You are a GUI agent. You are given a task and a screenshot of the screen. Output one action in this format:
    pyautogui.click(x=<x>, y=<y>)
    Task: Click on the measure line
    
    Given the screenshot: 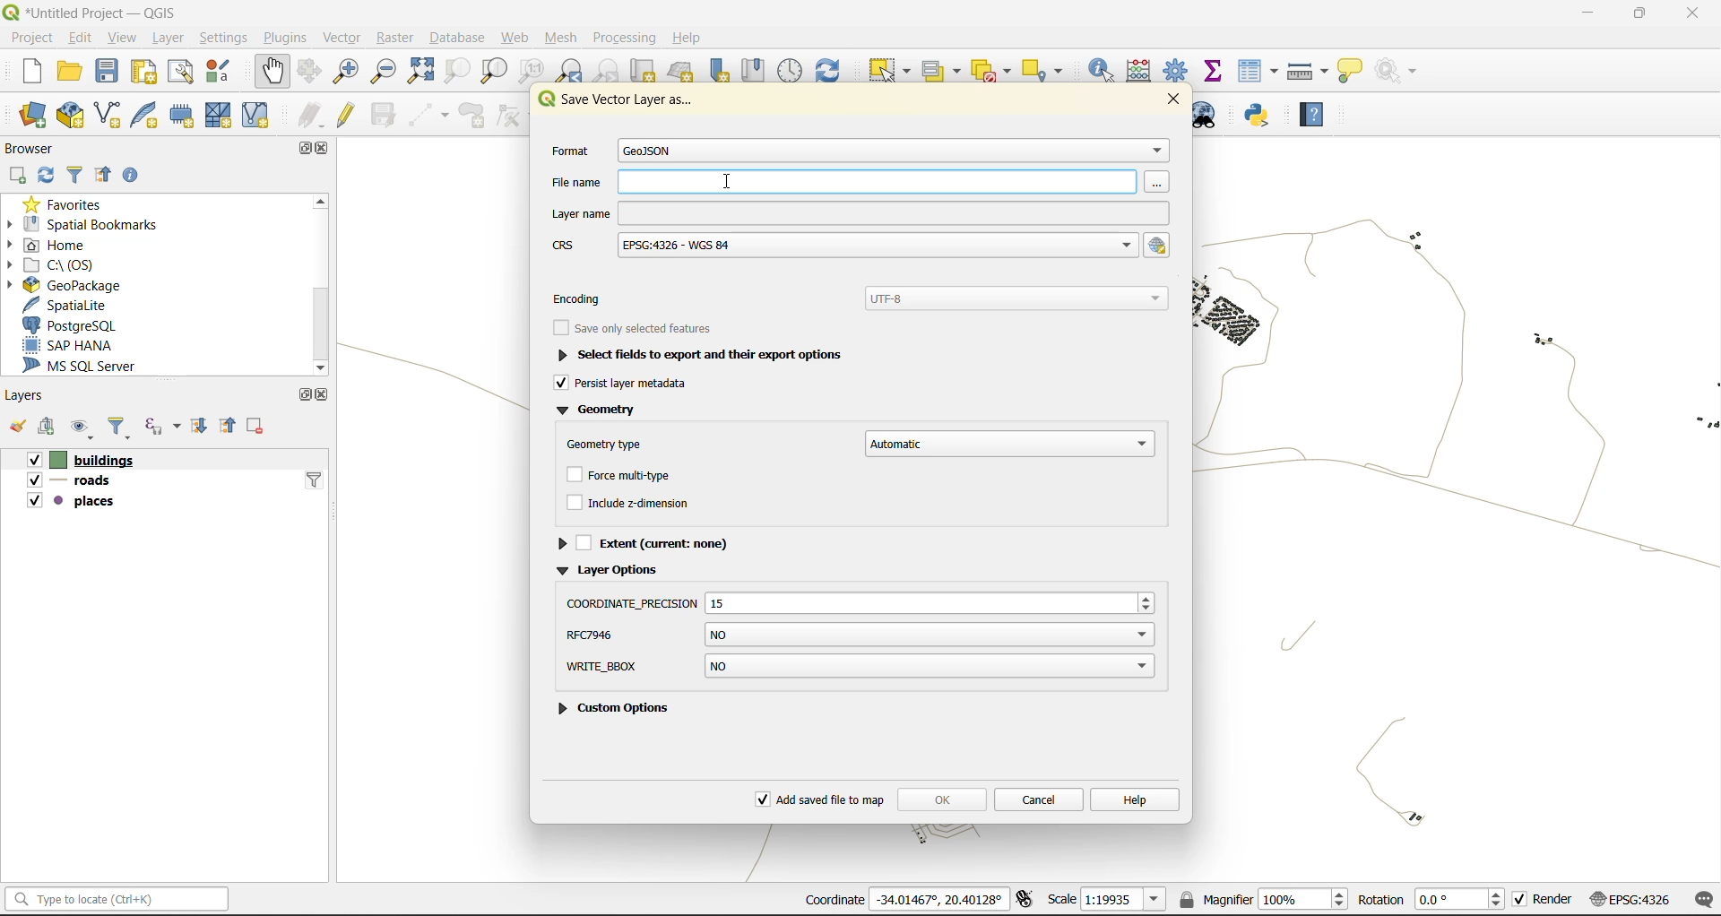 What is the action you would take?
    pyautogui.click(x=1307, y=73)
    